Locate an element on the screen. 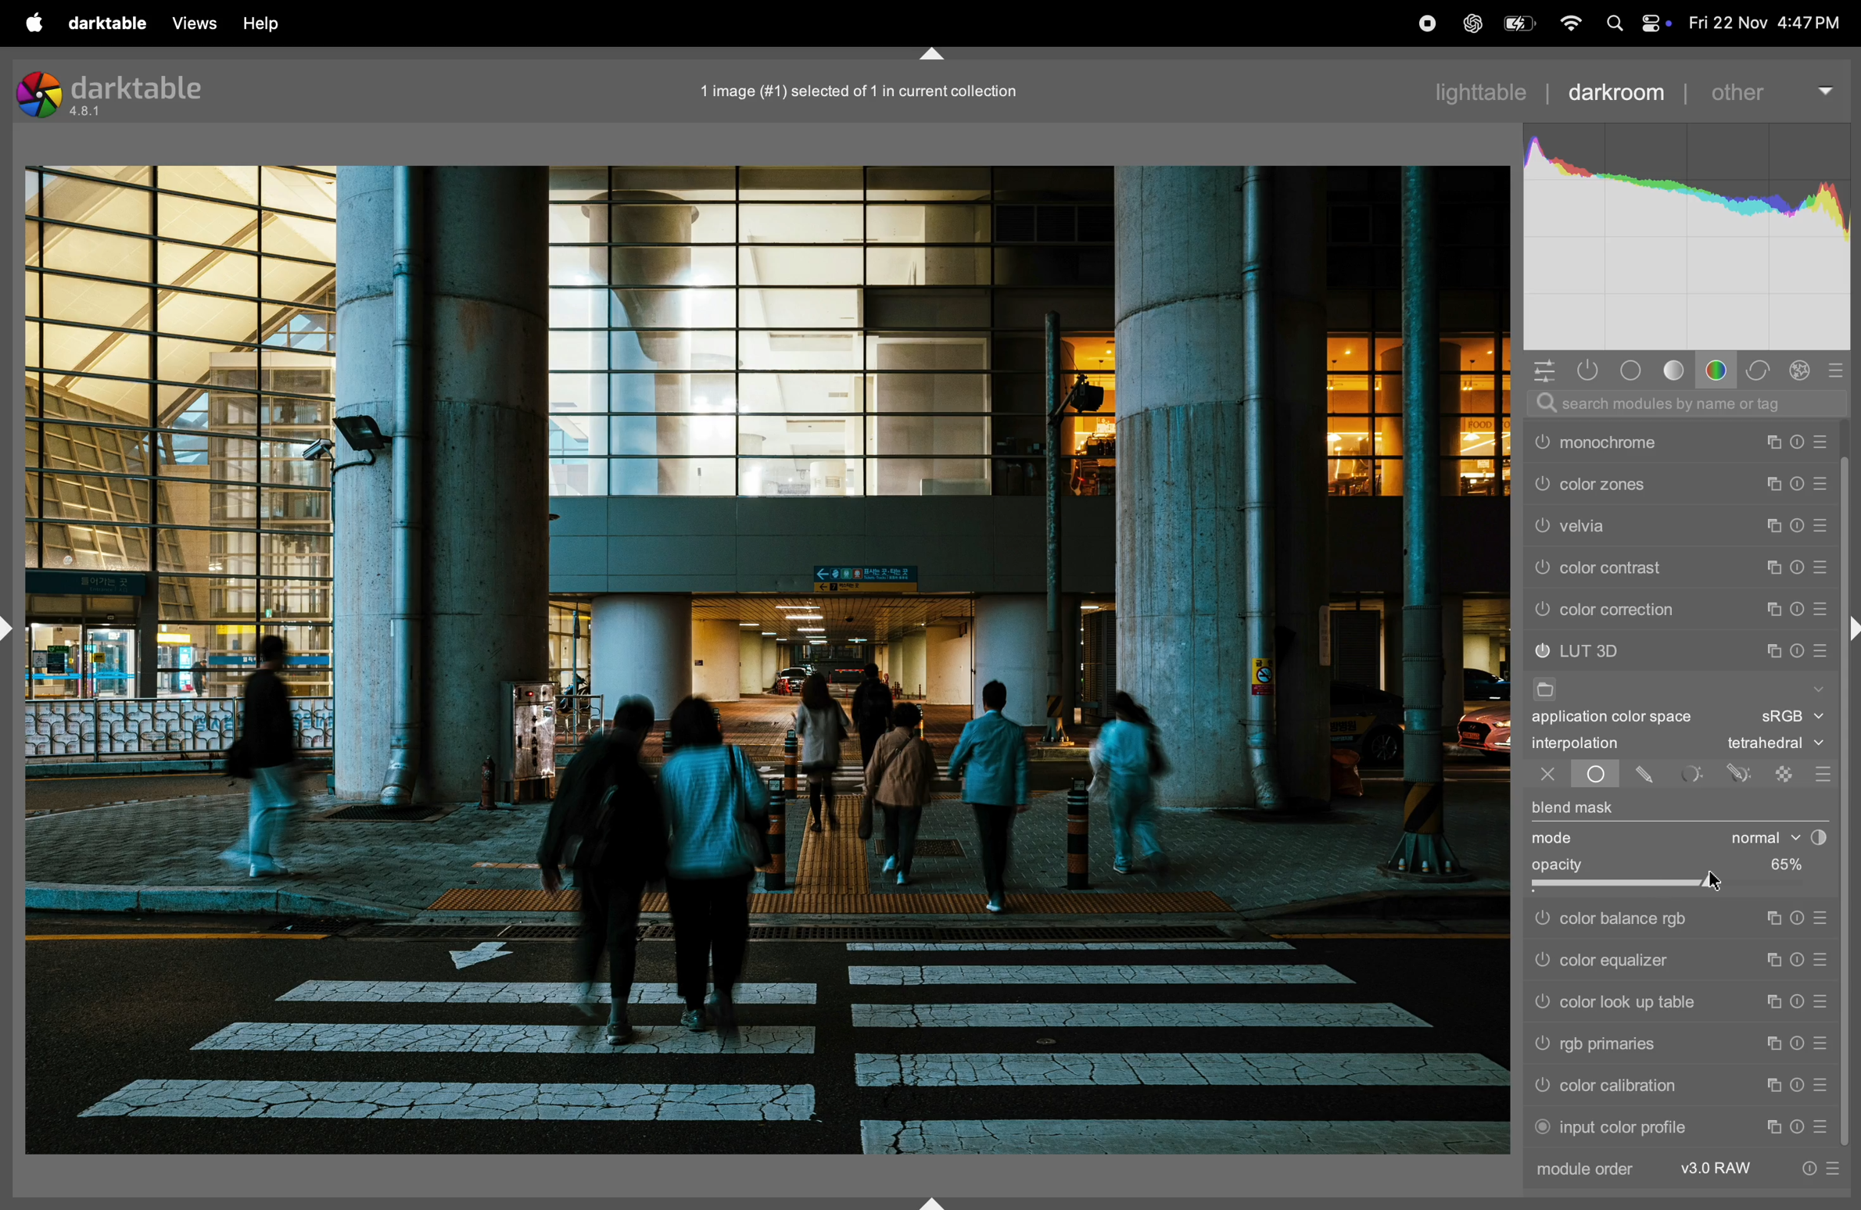 This screenshot has height=1210, width=1861. color balance rgb is located at coordinates (1643, 920).